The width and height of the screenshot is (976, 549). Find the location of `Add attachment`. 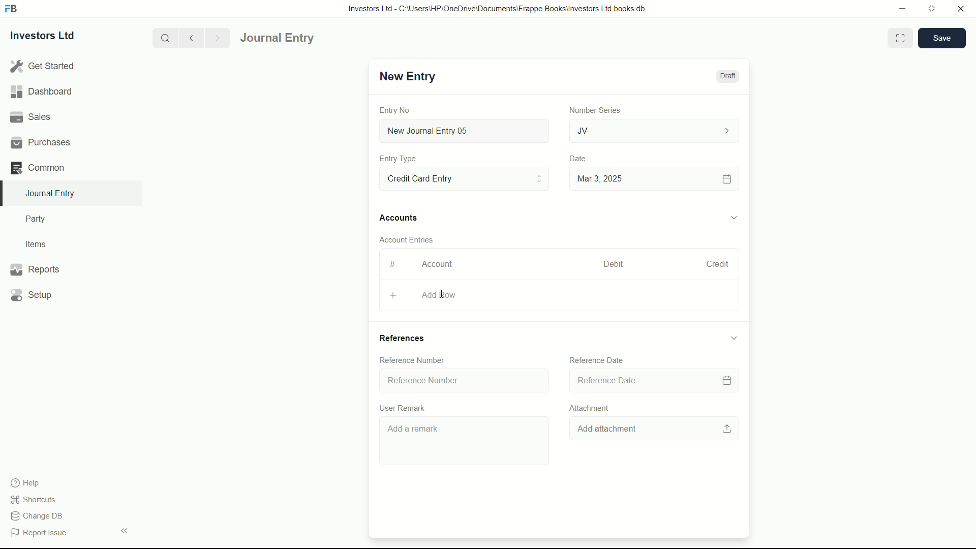

Add attachment is located at coordinates (654, 430).